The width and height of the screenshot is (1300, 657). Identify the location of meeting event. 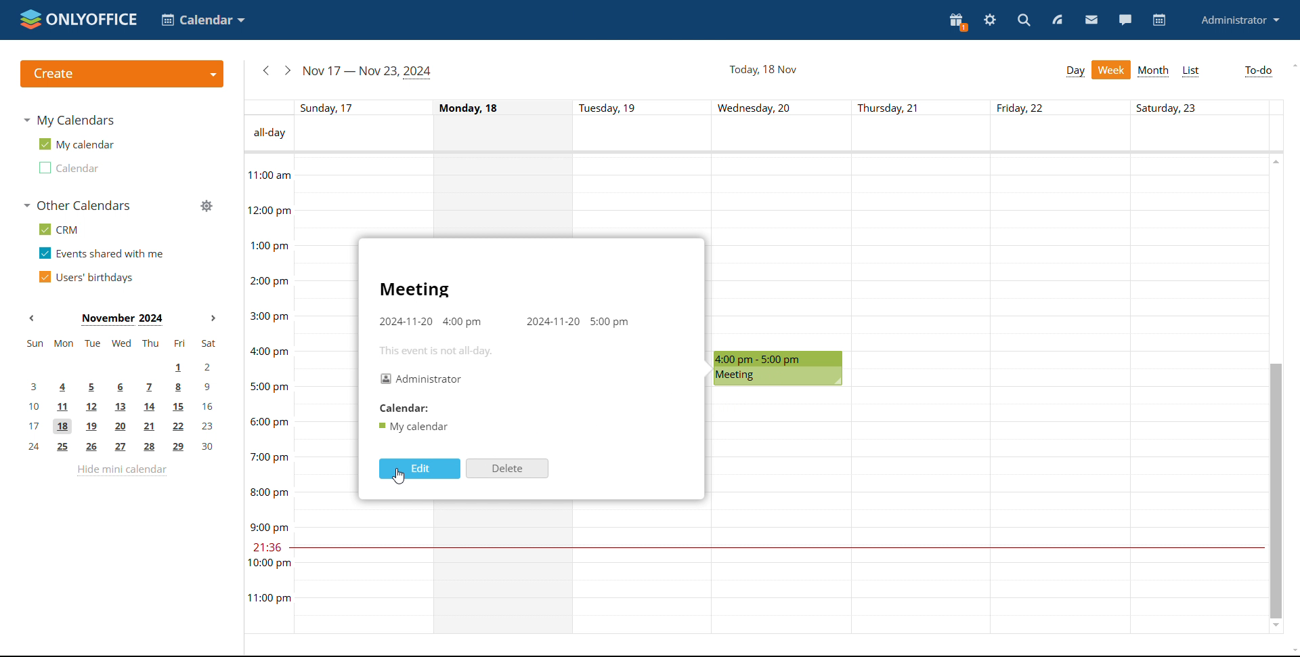
(779, 369).